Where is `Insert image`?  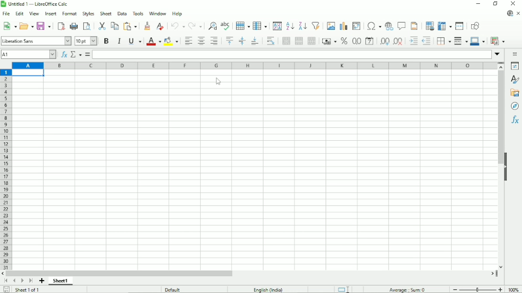
Insert image is located at coordinates (330, 25).